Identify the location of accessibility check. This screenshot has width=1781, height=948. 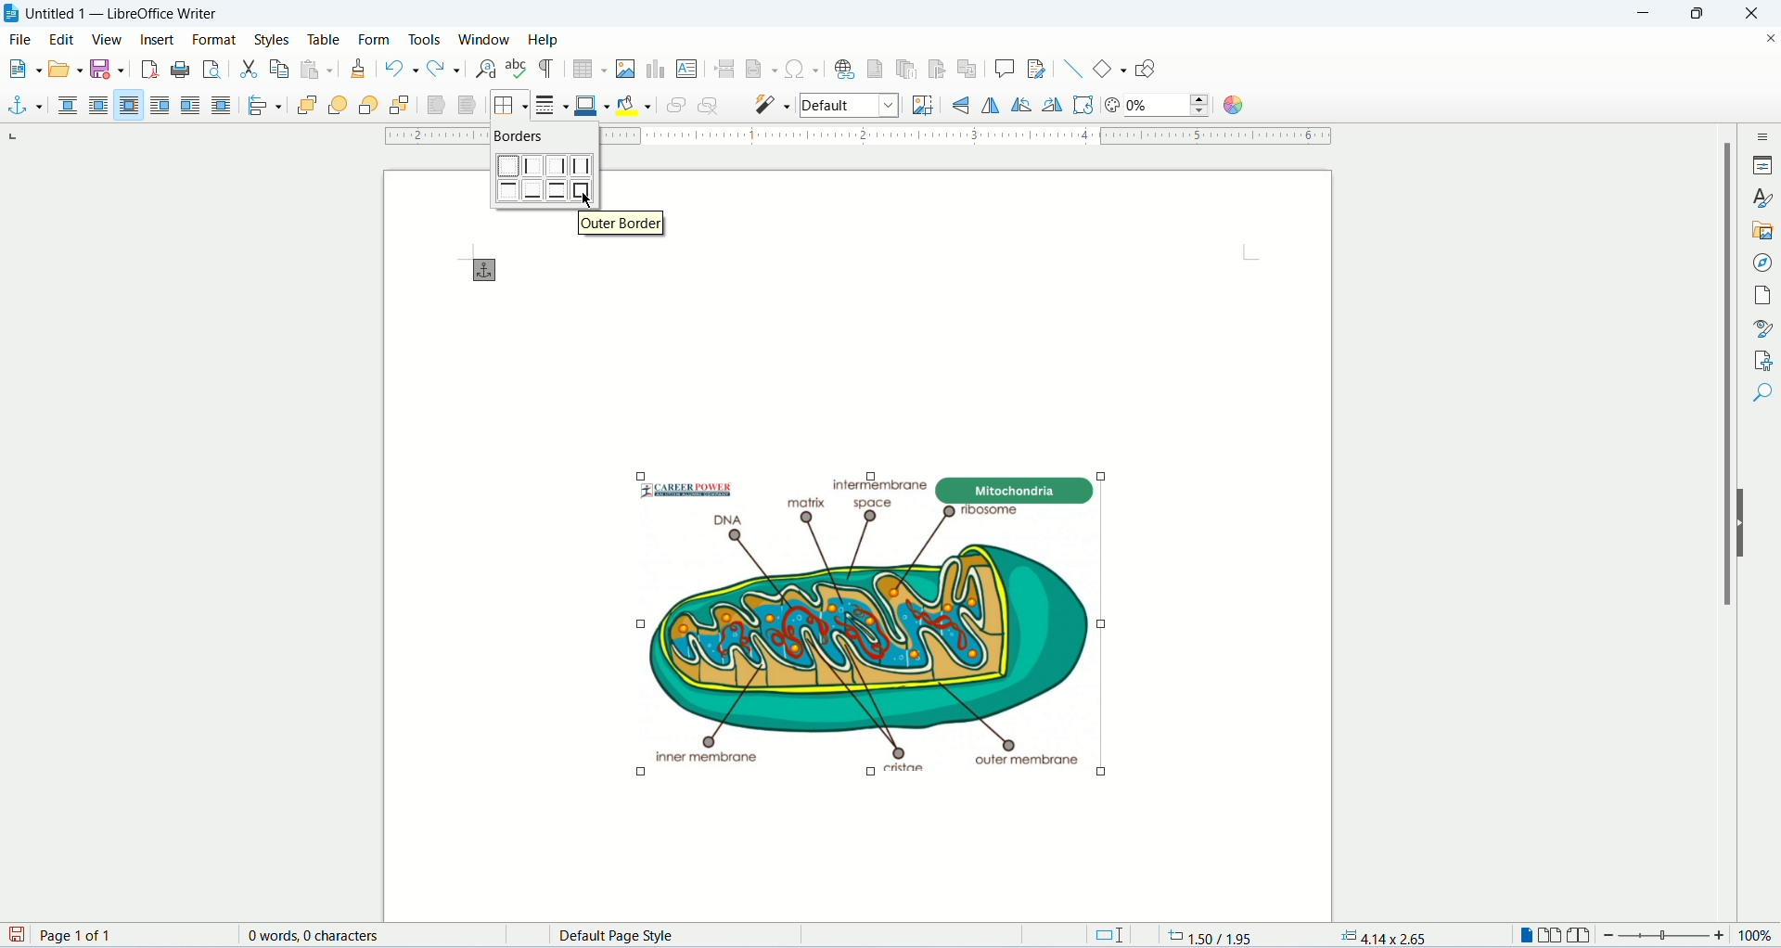
(1762, 392).